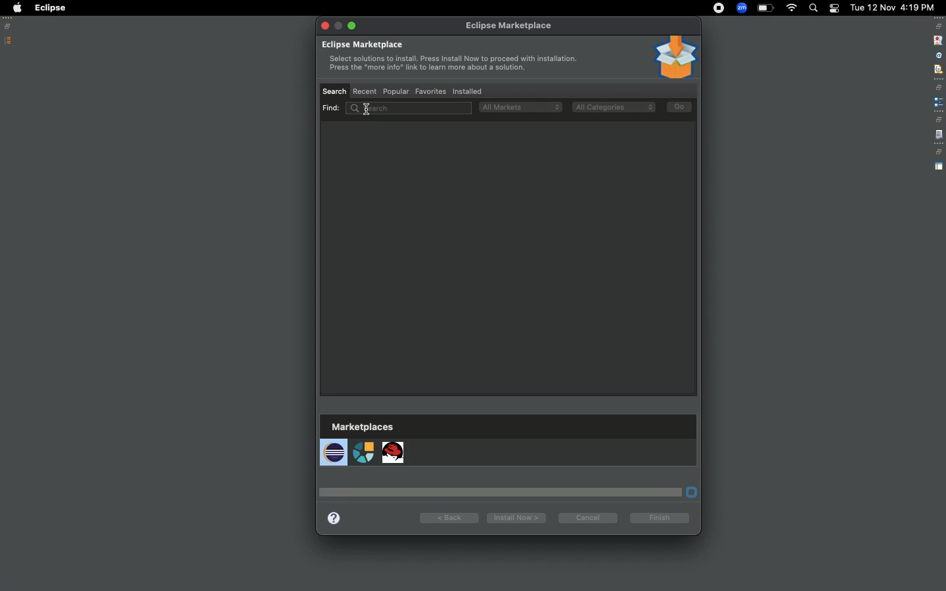 This screenshot has width=946, height=591. Describe the element at coordinates (937, 56) in the screenshot. I see `attribute` at that location.